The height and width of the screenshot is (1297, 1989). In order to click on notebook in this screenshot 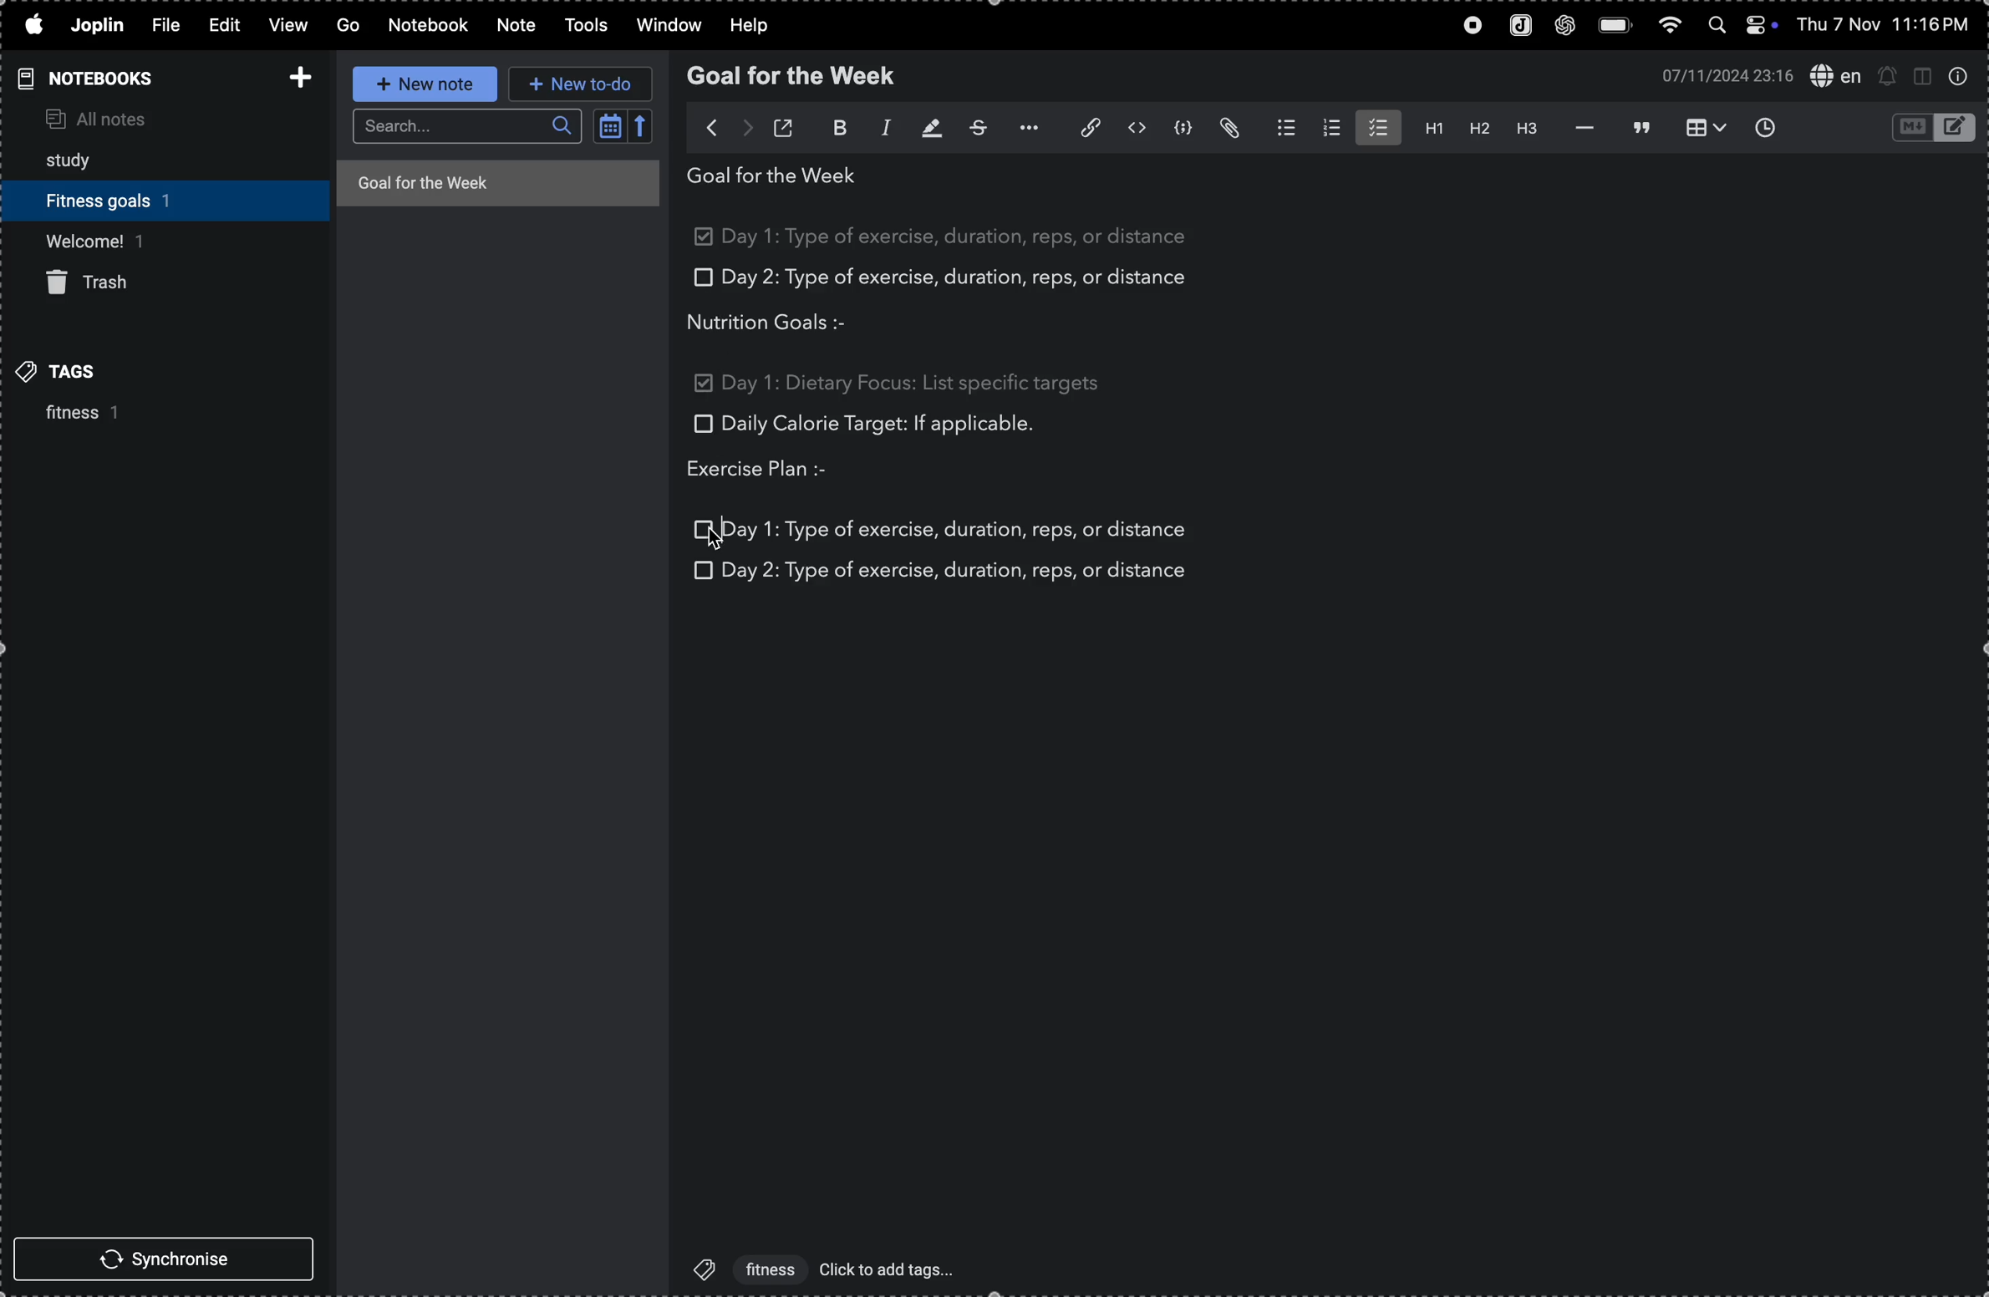, I will do `click(430, 25)`.